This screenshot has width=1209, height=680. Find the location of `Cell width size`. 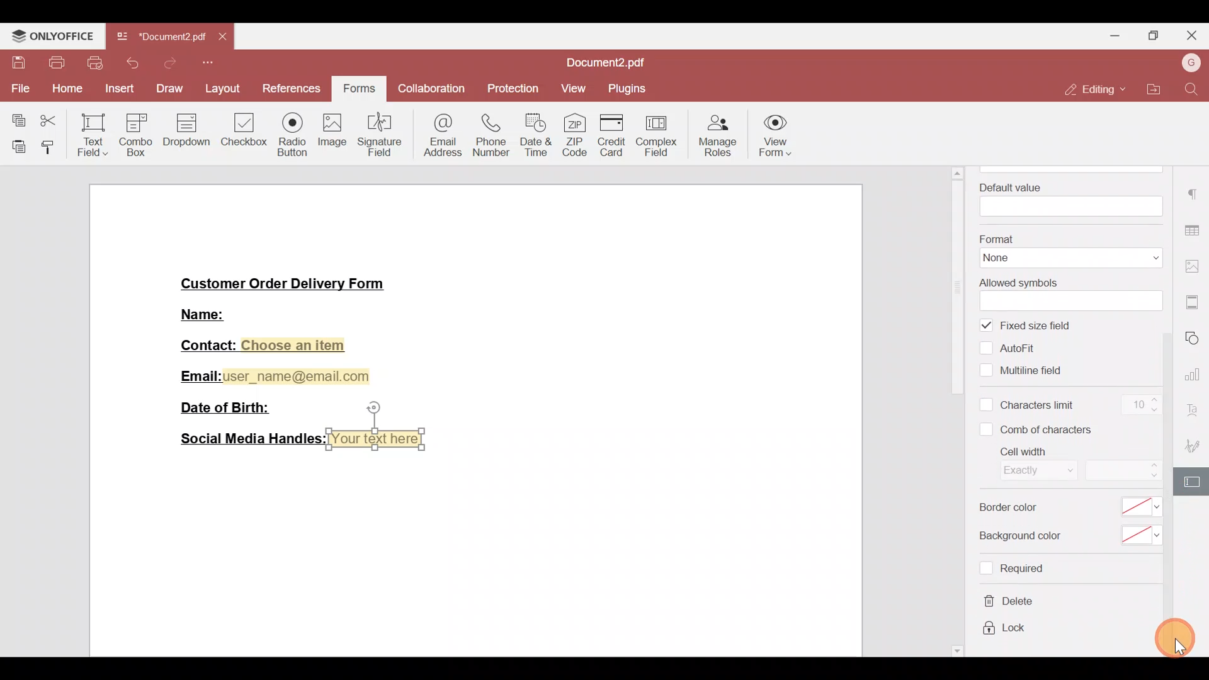

Cell width size is located at coordinates (1122, 471).